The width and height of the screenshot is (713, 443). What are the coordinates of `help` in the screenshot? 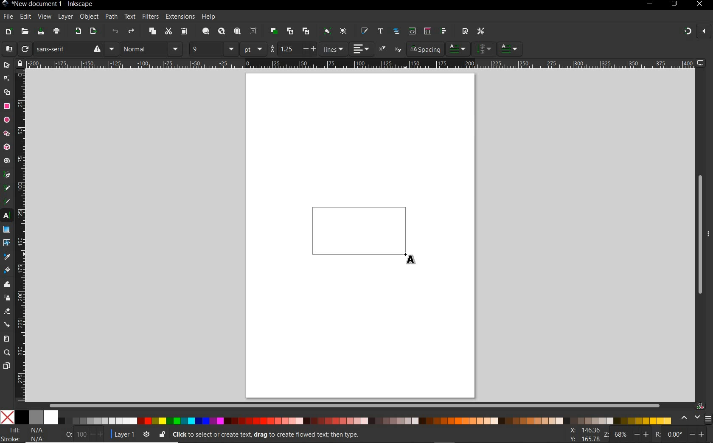 It's located at (209, 17).